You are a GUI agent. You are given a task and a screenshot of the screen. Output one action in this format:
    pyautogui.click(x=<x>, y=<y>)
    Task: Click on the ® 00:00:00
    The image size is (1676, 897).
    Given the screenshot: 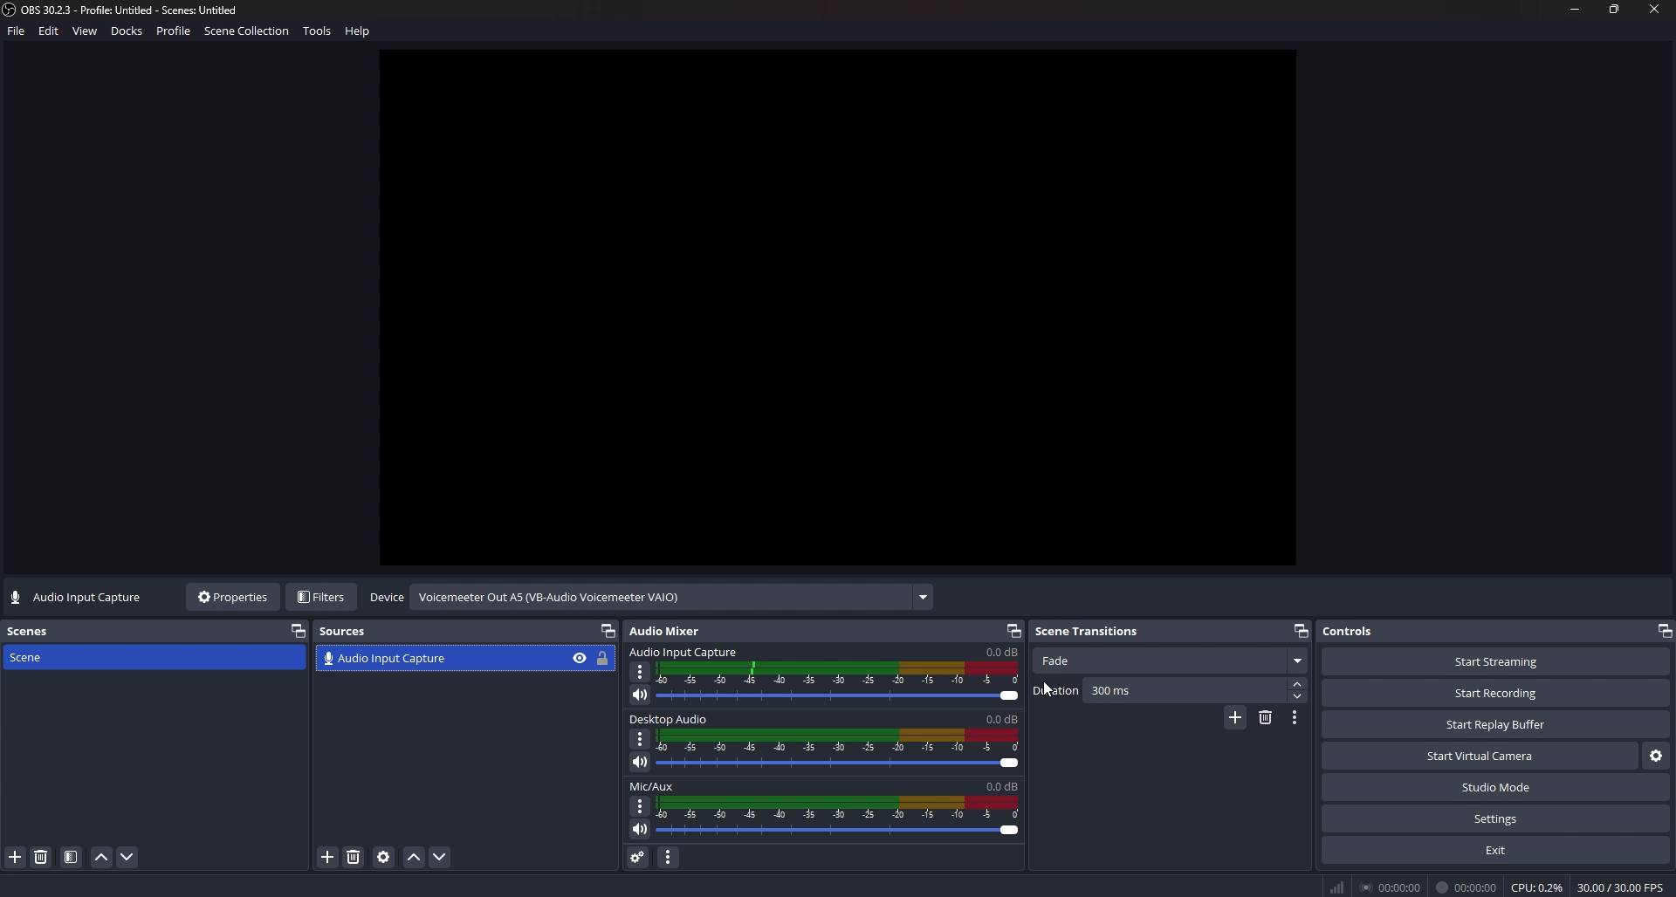 What is the action you would take?
    pyautogui.click(x=1374, y=886)
    